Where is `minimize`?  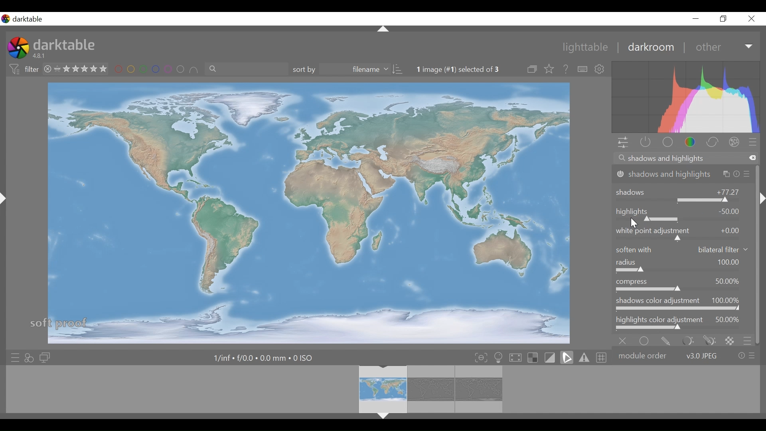 minimize is located at coordinates (698, 18).